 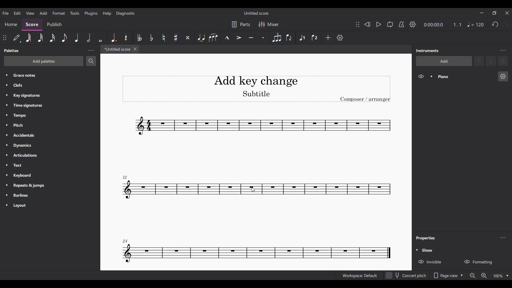 I want to click on Zoom out, so click(x=473, y=276).